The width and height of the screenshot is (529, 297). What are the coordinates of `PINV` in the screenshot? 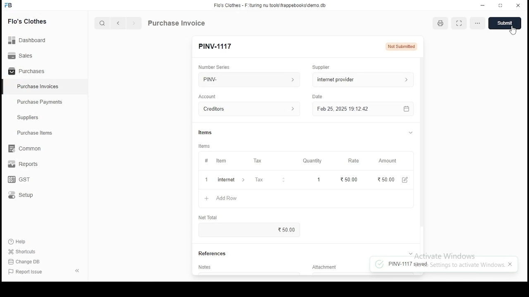 It's located at (249, 78).